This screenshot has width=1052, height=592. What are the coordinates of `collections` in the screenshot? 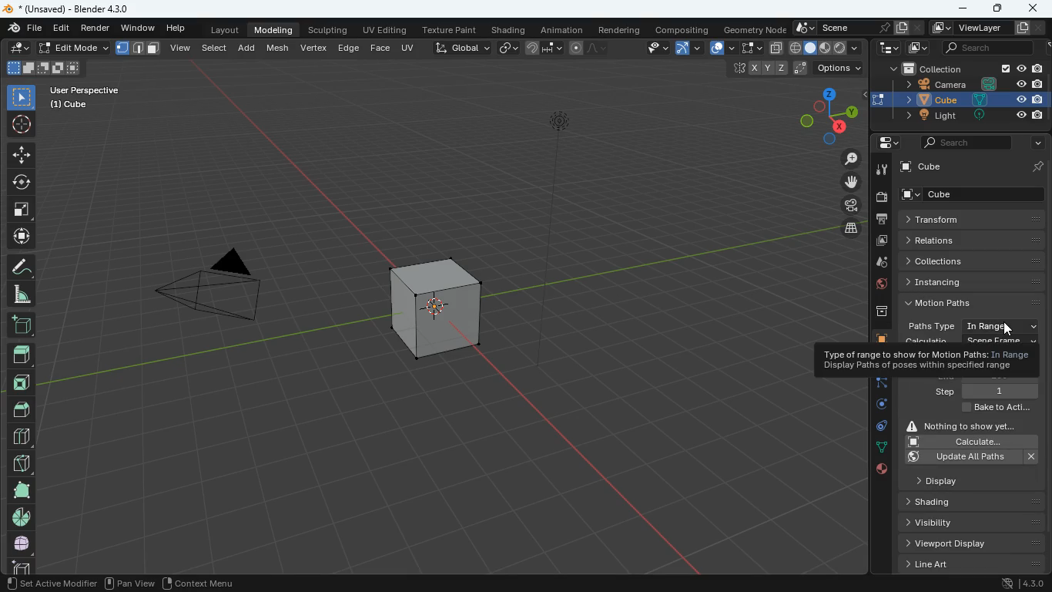 It's located at (975, 261).